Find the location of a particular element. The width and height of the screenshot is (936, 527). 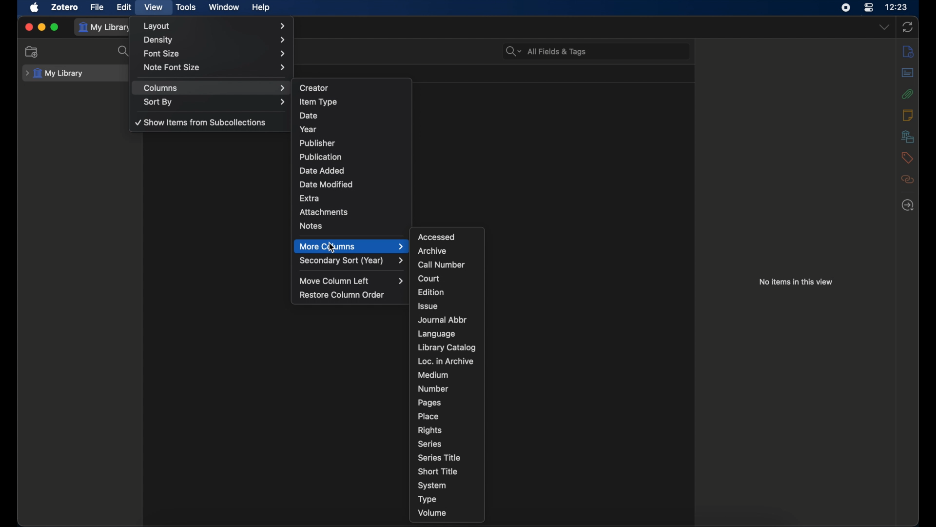

short title is located at coordinates (438, 471).